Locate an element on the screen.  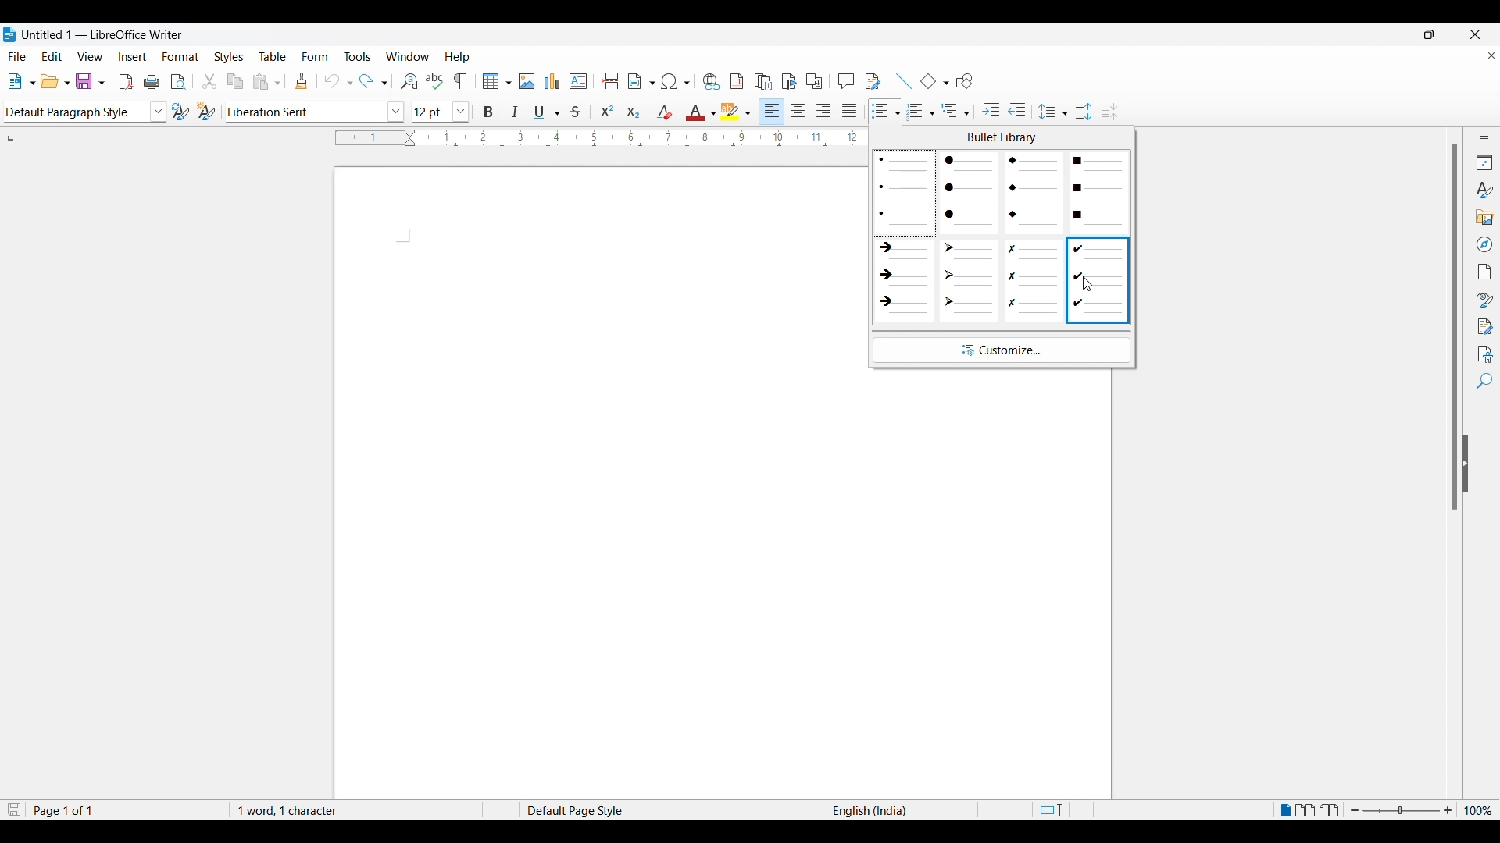
Selected outline format is located at coordinates (955, 111).